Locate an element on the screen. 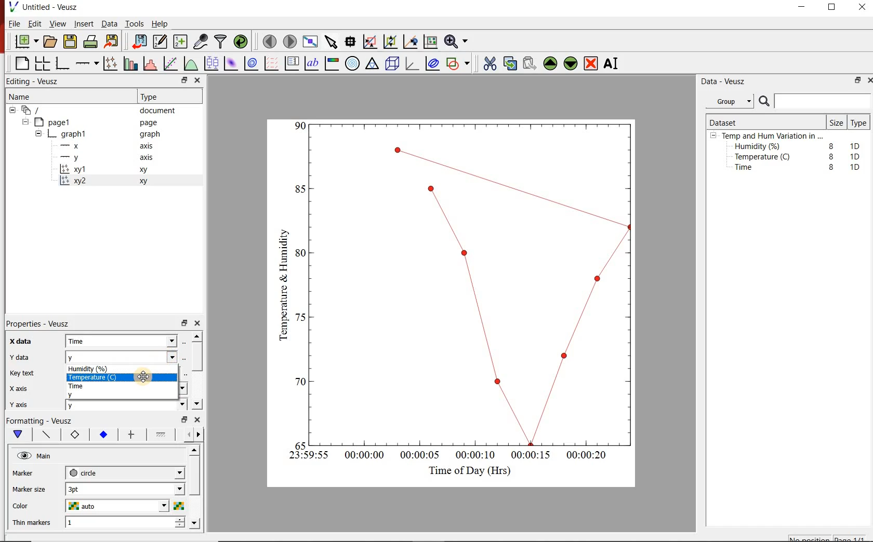 The height and width of the screenshot is (542, 873). 1 is located at coordinates (301, 125).